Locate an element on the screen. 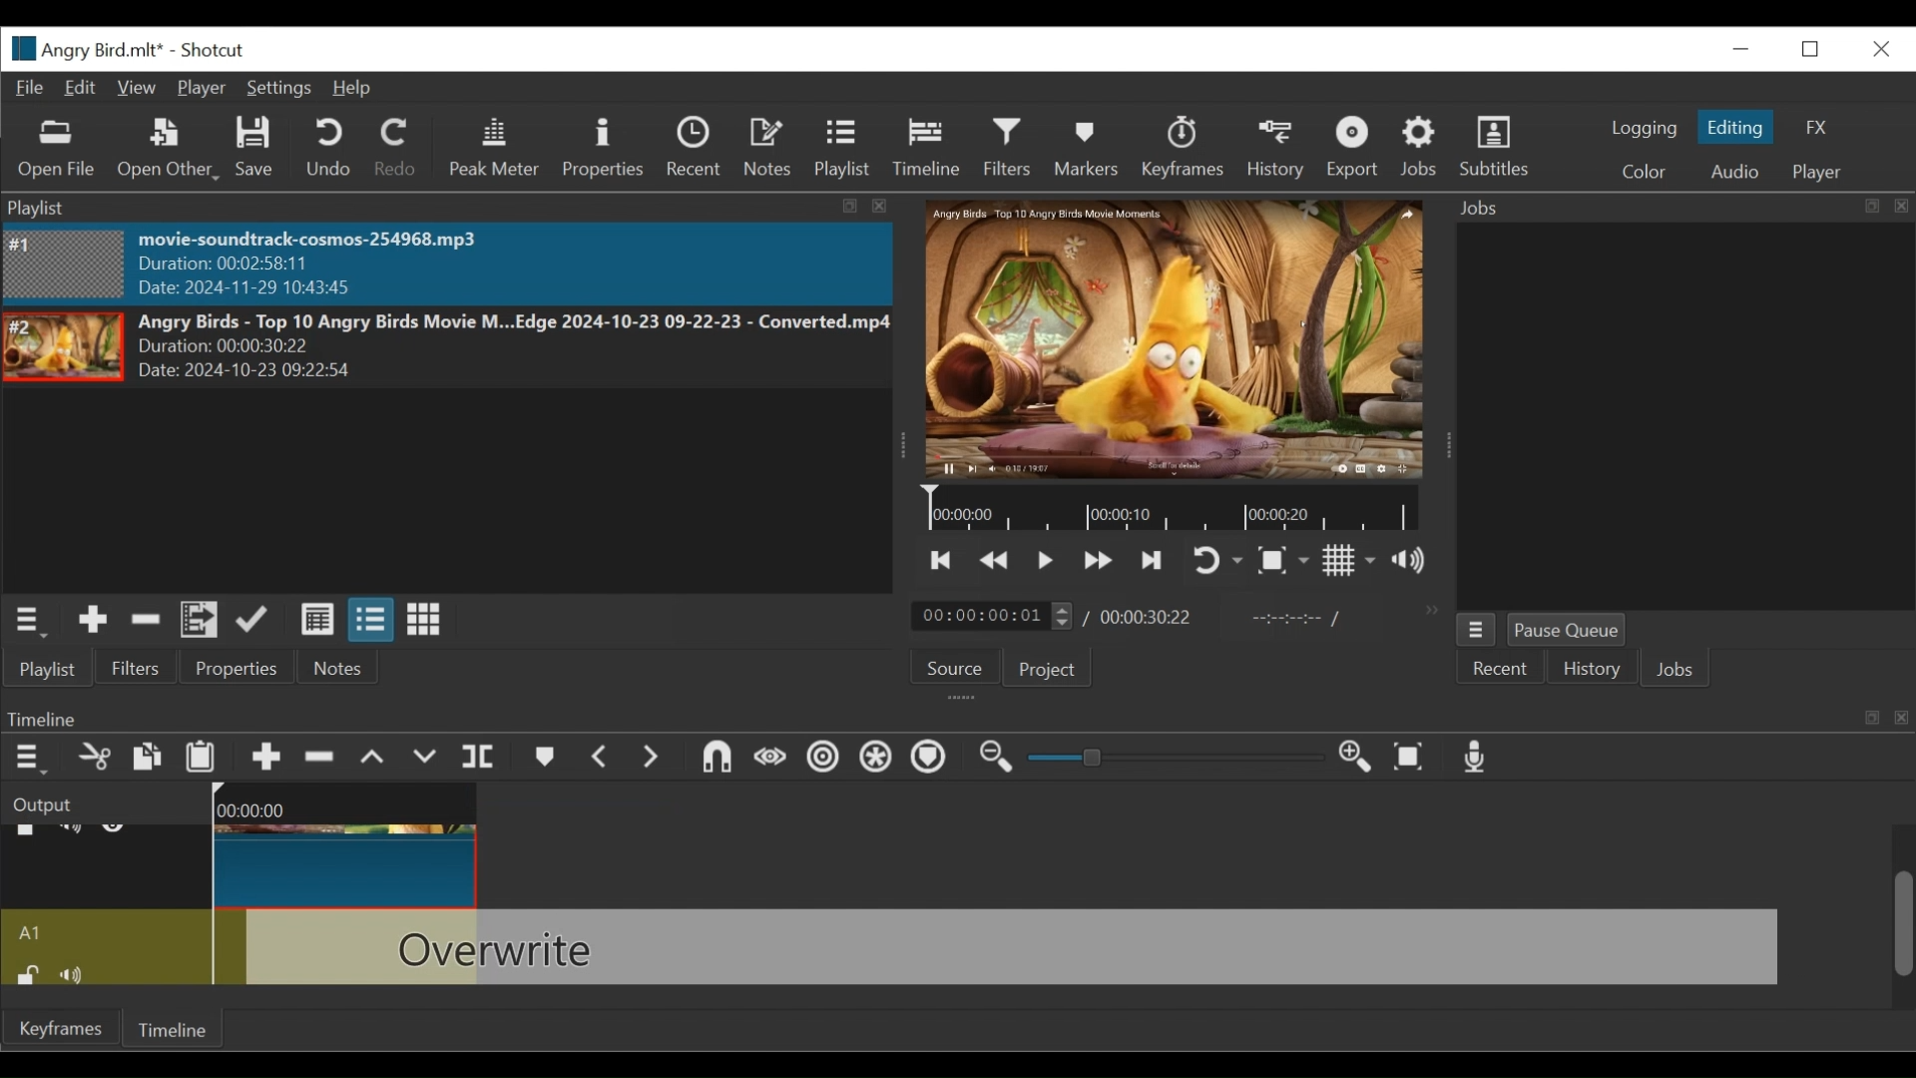 The height and width of the screenshot is (1078, 1916). Help is located at coordinates (350, 89).